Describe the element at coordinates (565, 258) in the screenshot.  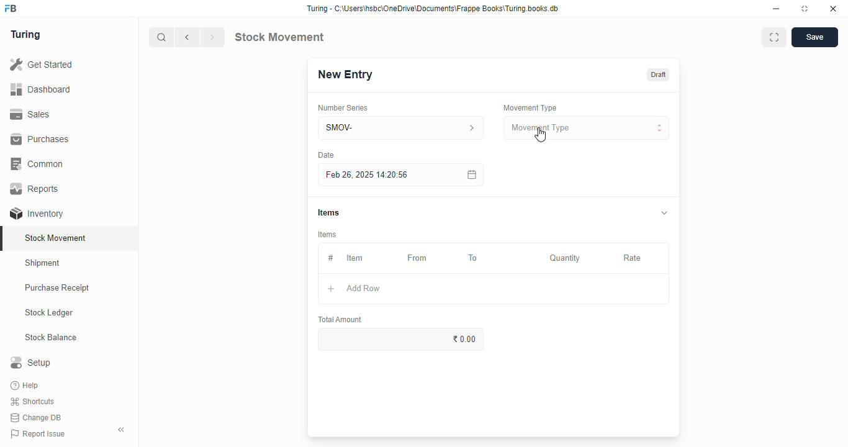
I see `quantity` at that location.